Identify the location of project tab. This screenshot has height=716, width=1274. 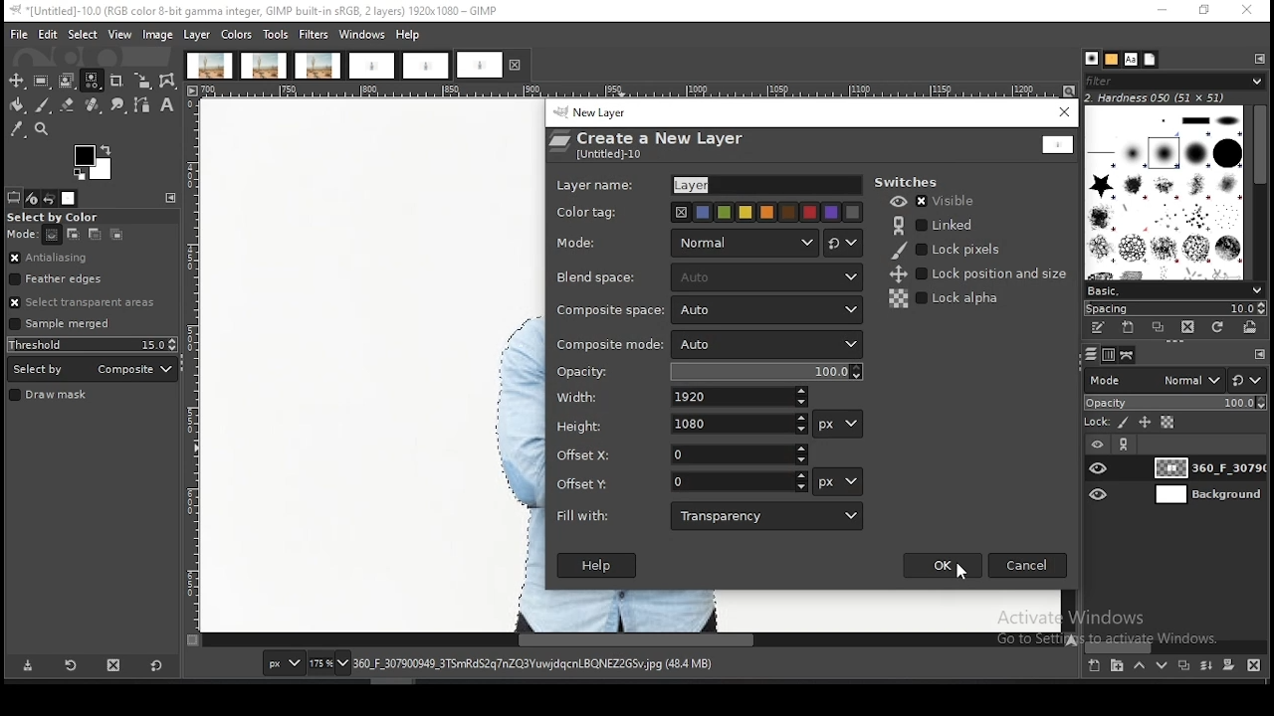
(265, 66).